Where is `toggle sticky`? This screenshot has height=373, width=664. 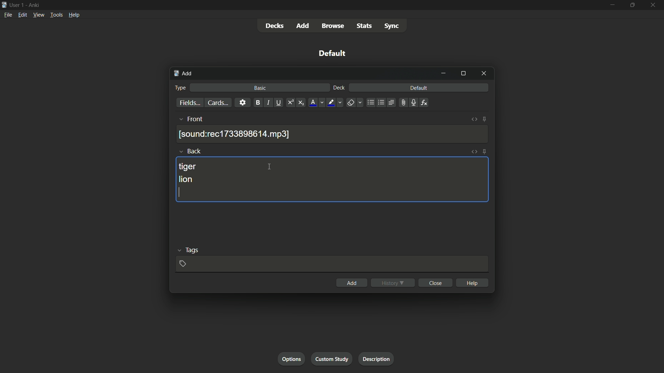
toggle sticky is located at coordinates (484, 119).